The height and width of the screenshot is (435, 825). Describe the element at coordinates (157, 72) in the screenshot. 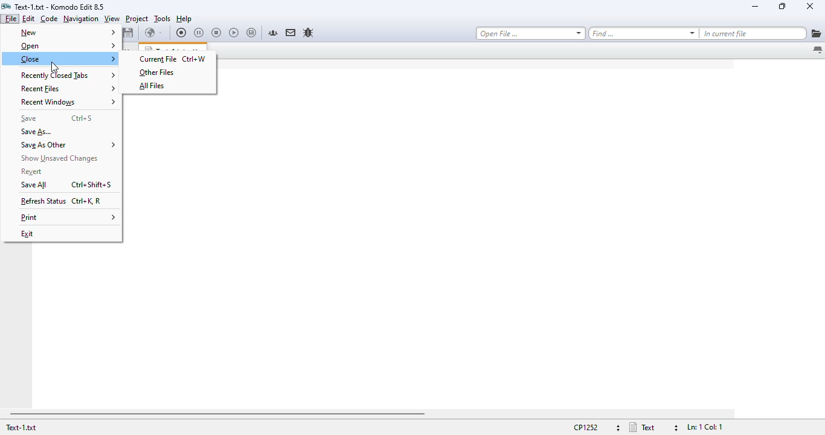

I see `other files` at that location.